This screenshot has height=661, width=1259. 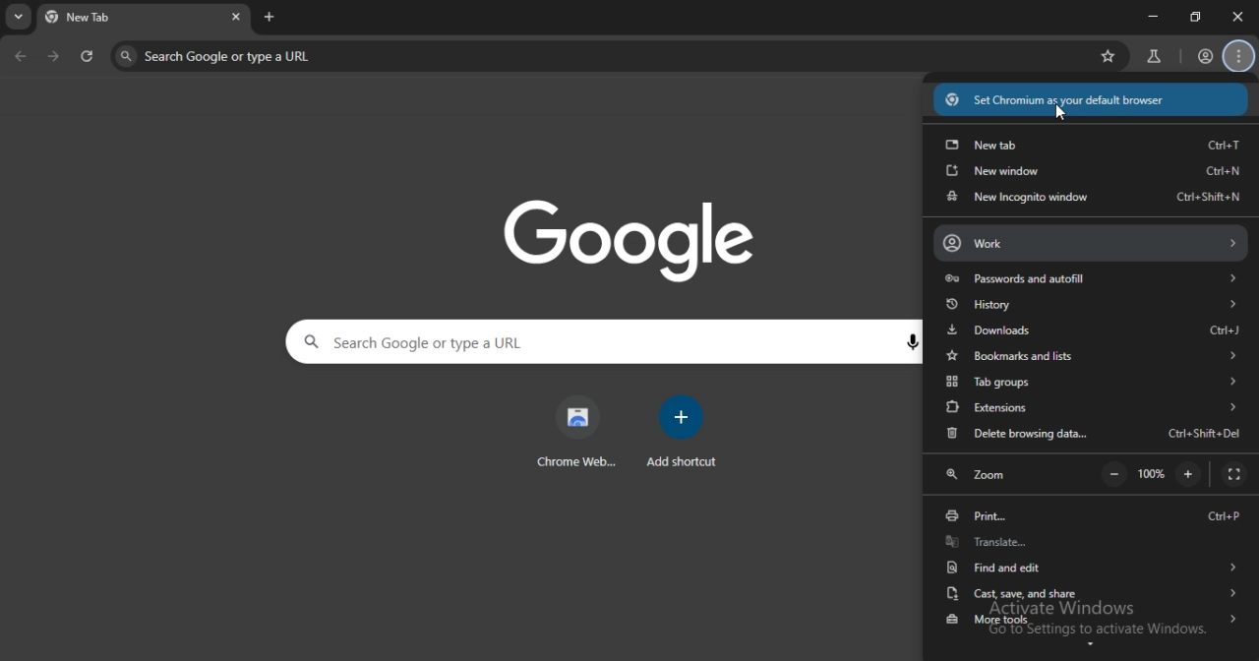 What do you see at coordinates (1091, 305) in the screenshot?
I see `history` at bounding box center [1091, 305].